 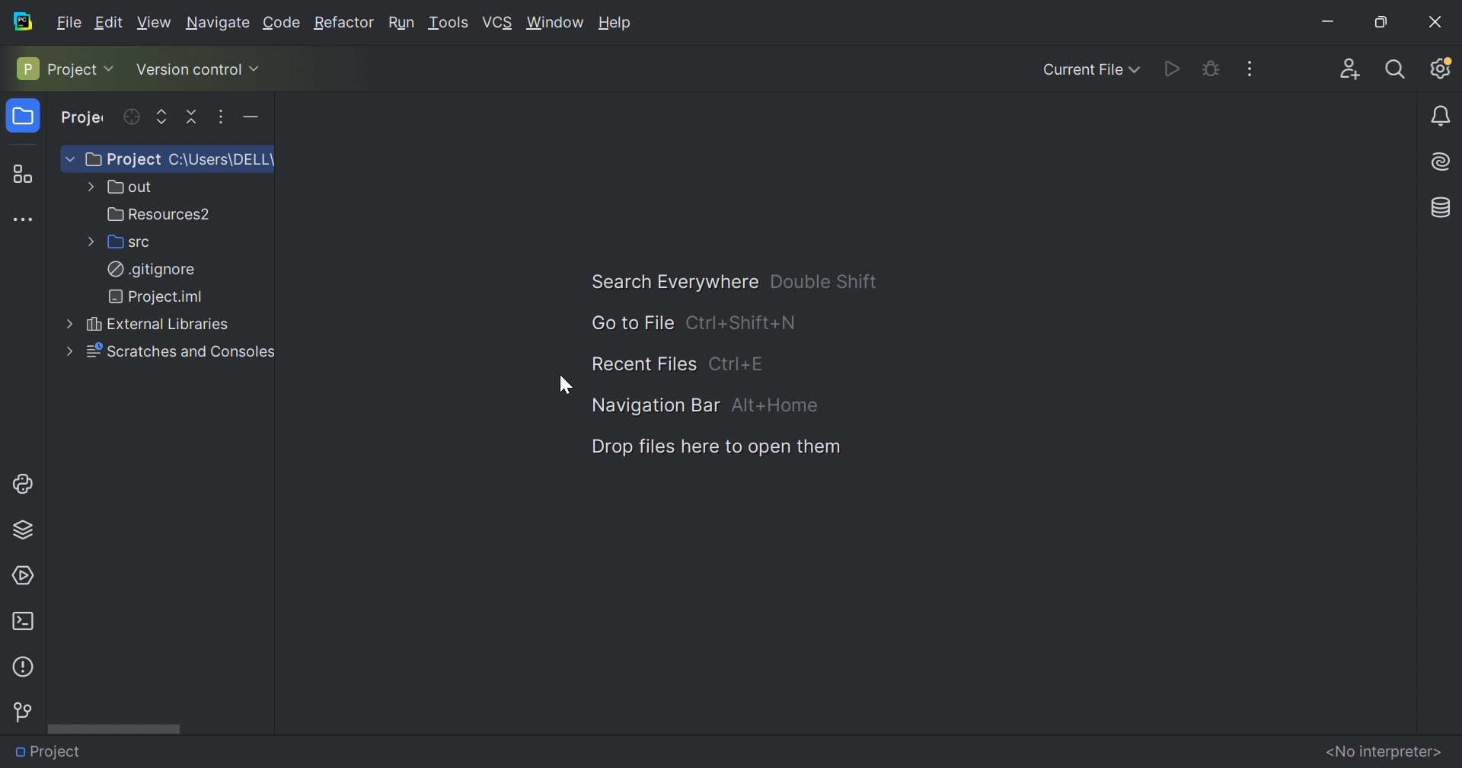 What do you see at coordinates (85, 118) in the screenshot?
I see `Project` at bounding box center [85, 118].